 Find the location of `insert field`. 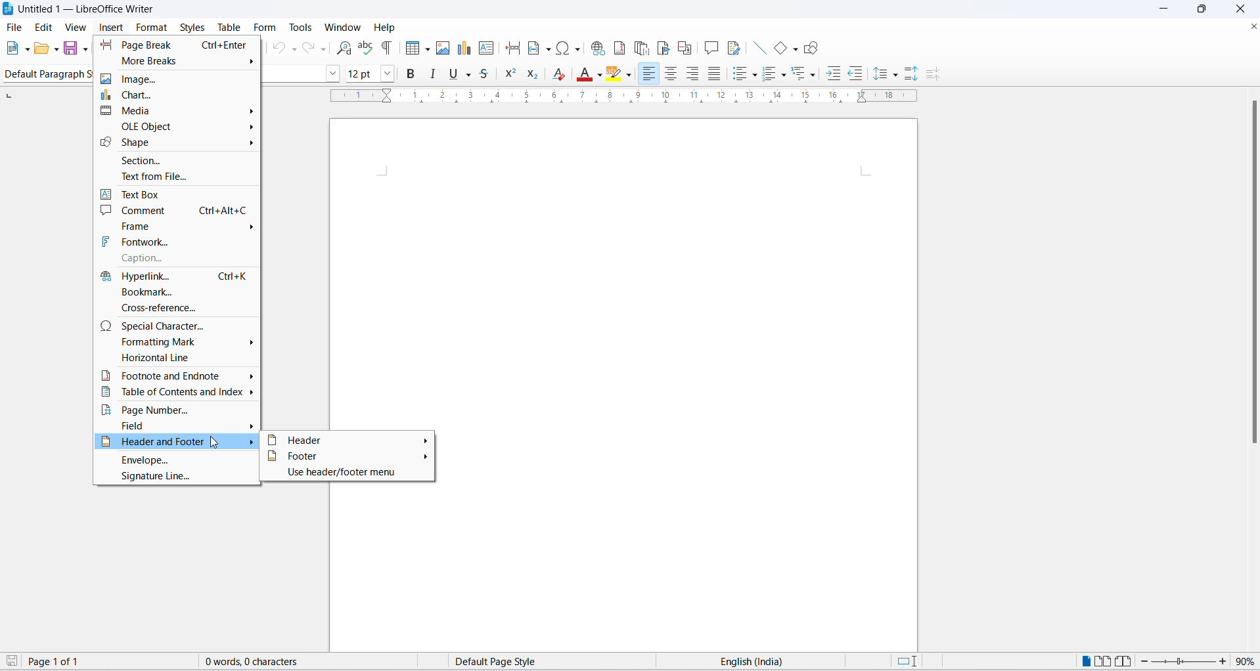

insert field is located at coordinates (538, 49).